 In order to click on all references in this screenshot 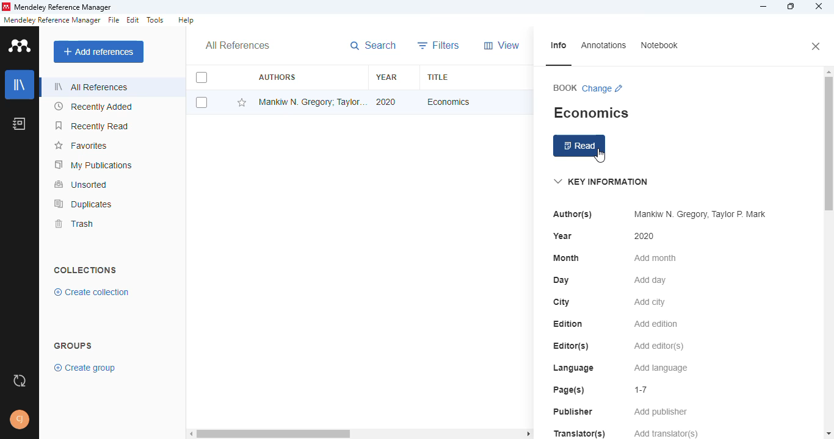, I will do `click(92, 87)`.